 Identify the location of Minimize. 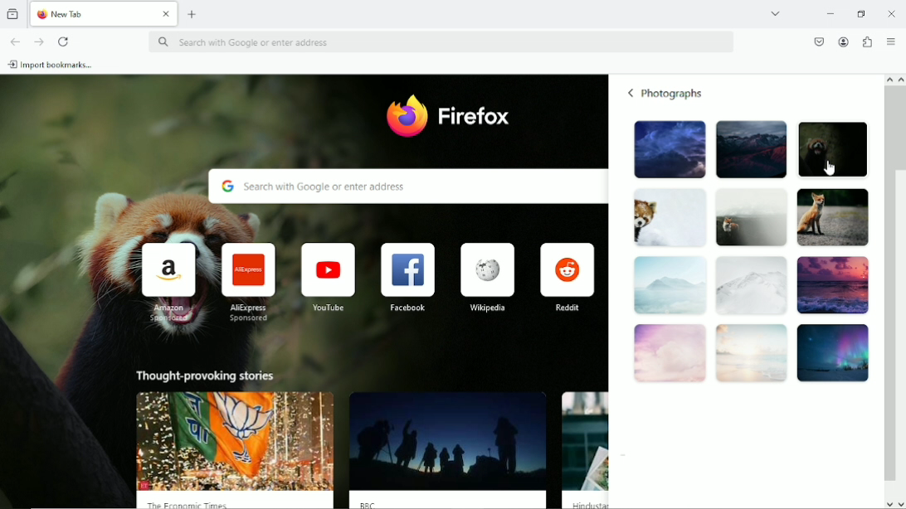
(831, 12).